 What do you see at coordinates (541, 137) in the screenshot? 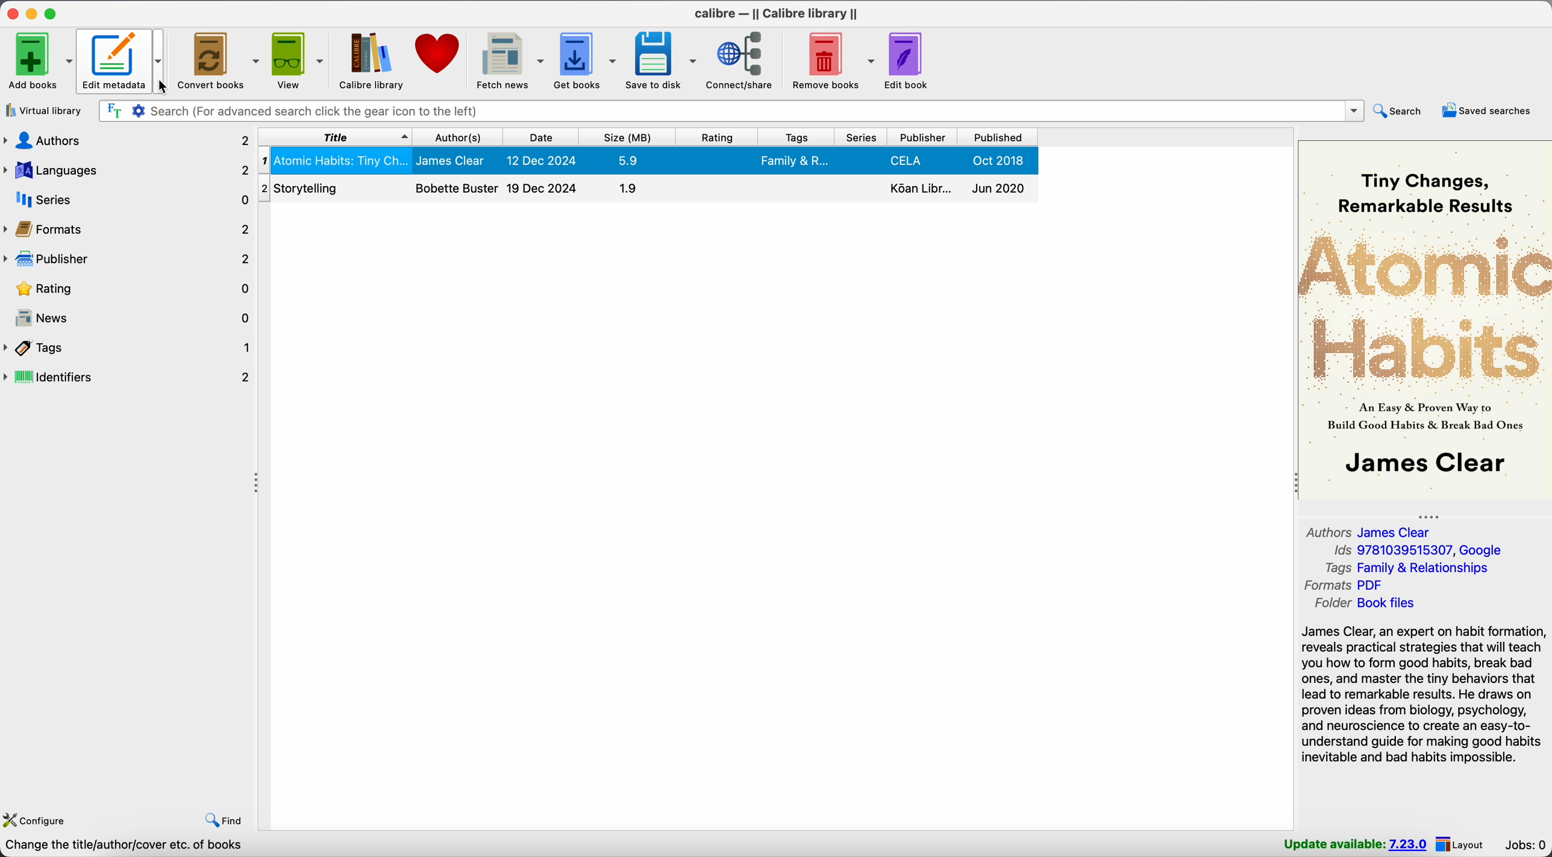
I see `date` at bounding box center [541, 137].